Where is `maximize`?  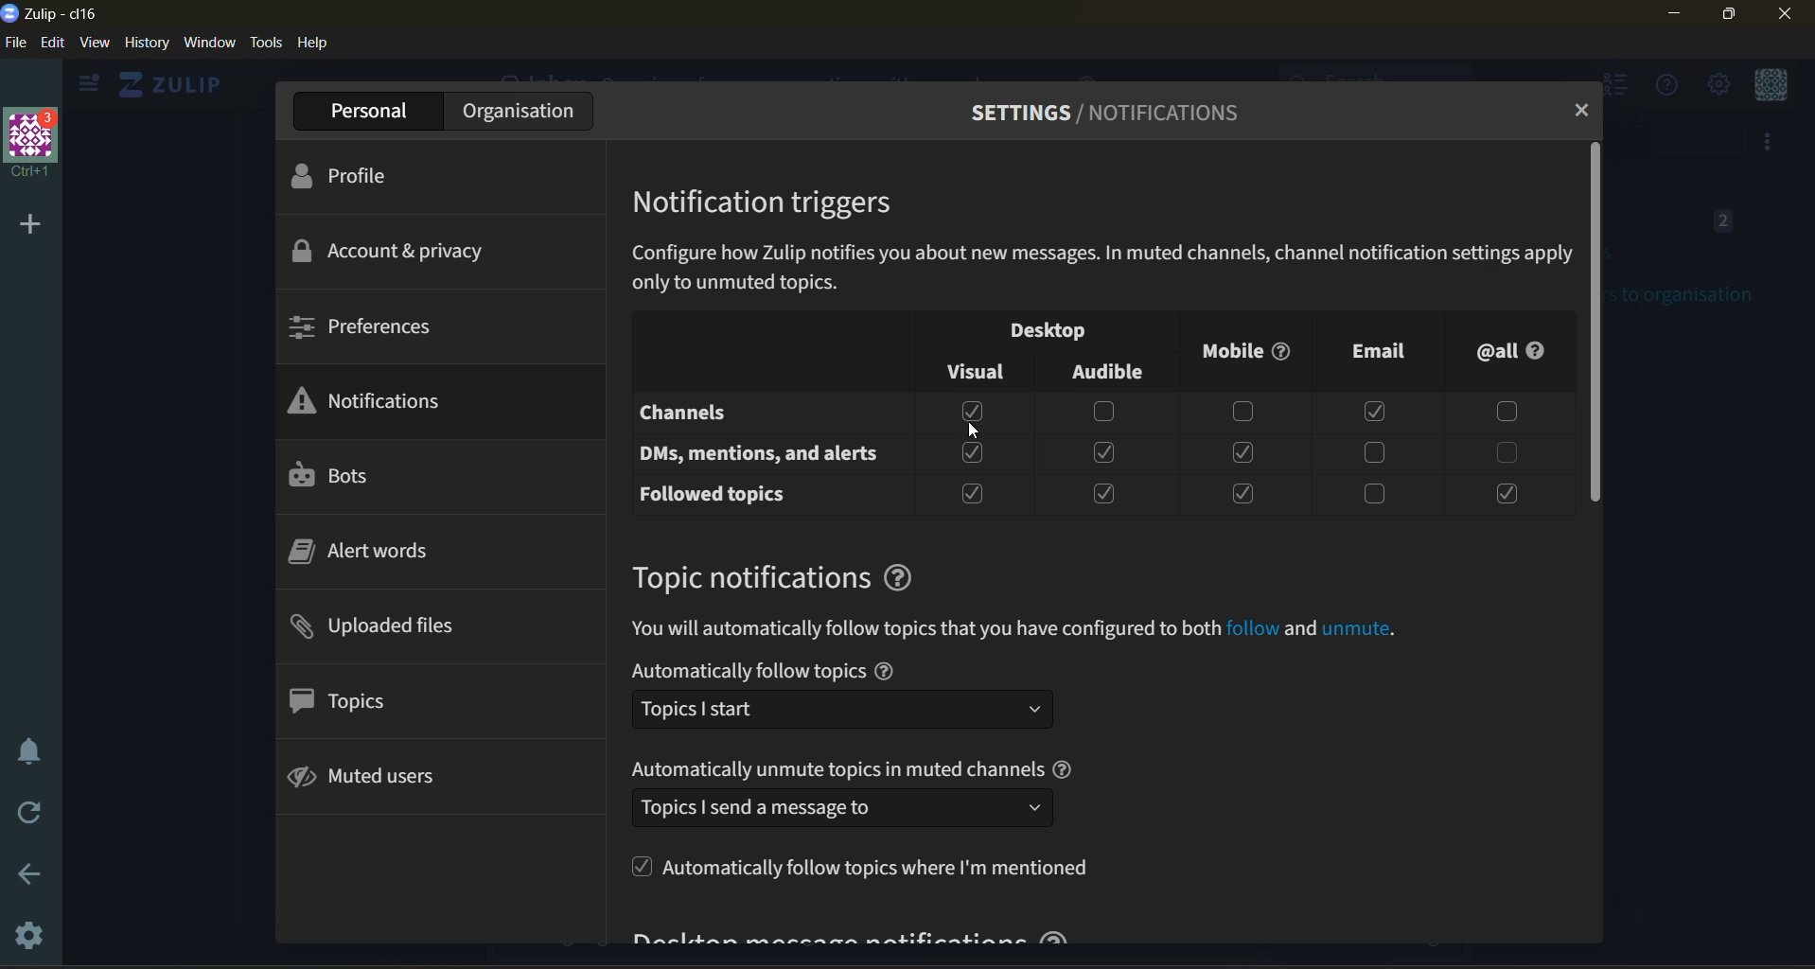
maximize is located at coordinates (1725, 16).